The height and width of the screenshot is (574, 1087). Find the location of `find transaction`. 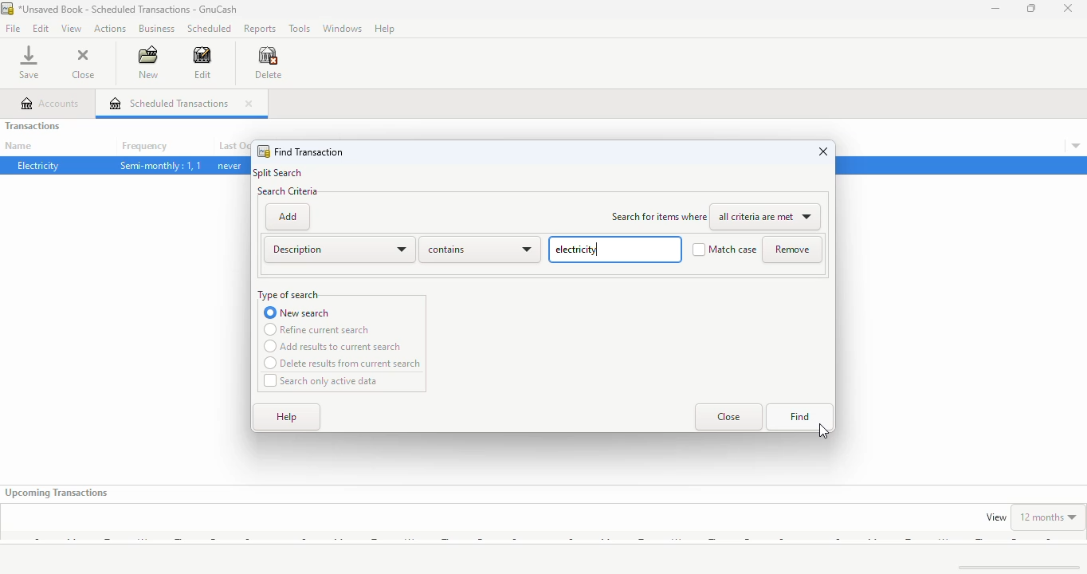

find transaction is located at coordinates (309, 152).